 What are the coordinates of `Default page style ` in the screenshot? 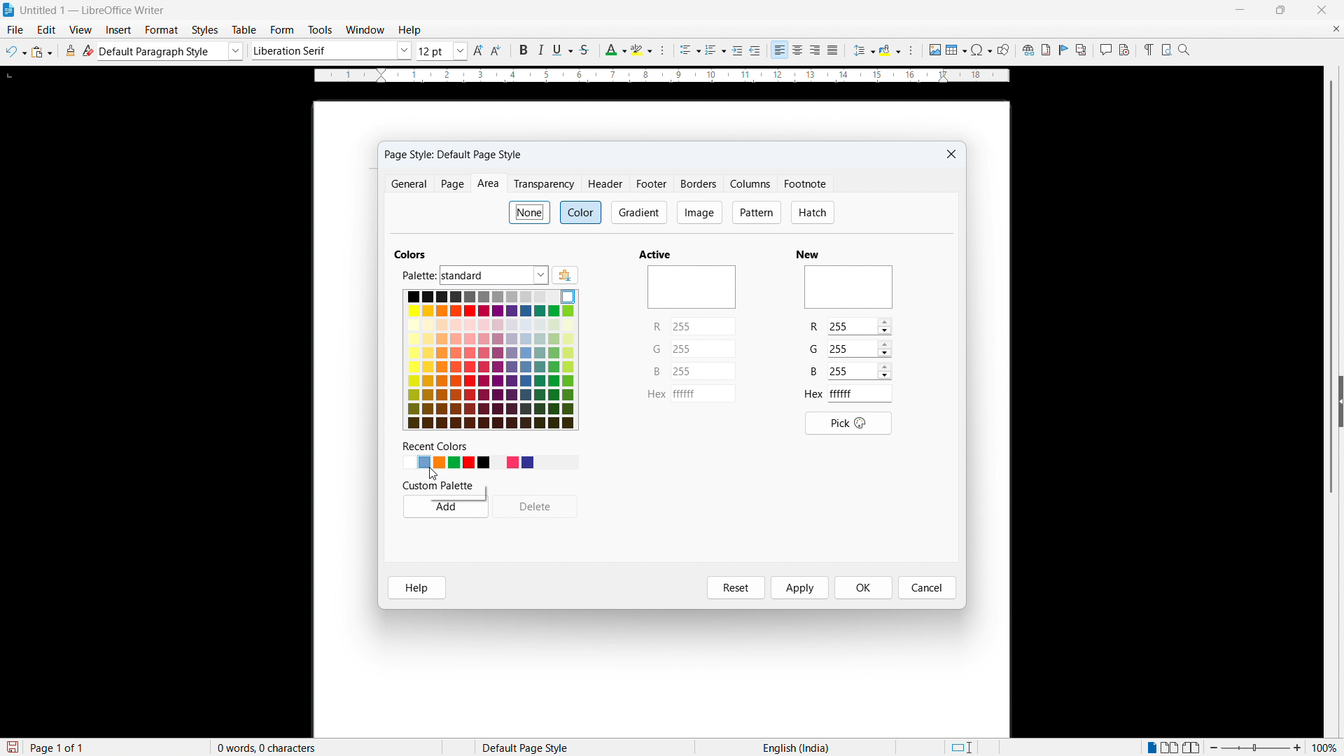 It's located at (524, 747).